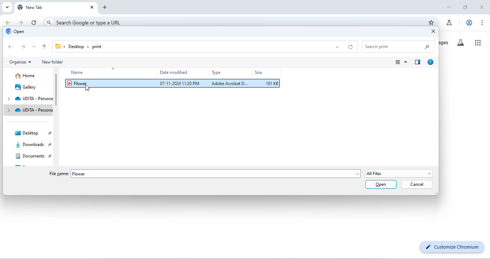 This screenshot has width=490, height=259. Describe the element at coordinates (25, 76) in the screenshot. I see `home` at that location.